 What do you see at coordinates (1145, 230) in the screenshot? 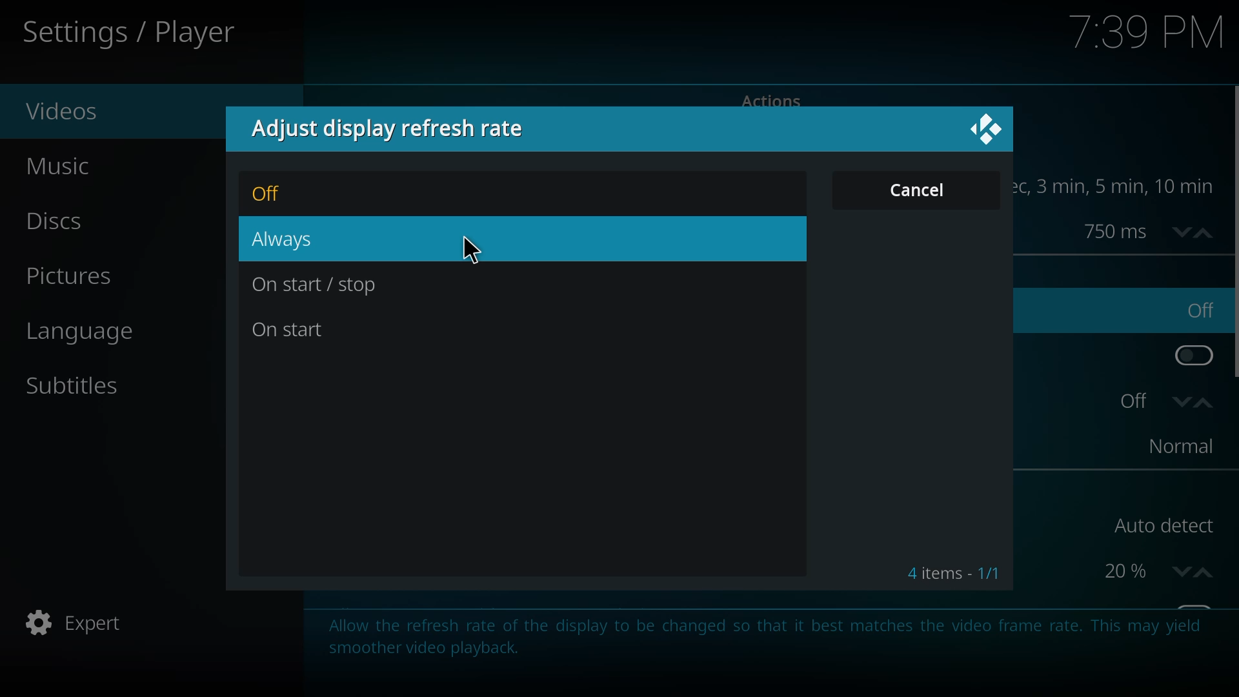
I see `delay select` at bounding box center [1145, 230].